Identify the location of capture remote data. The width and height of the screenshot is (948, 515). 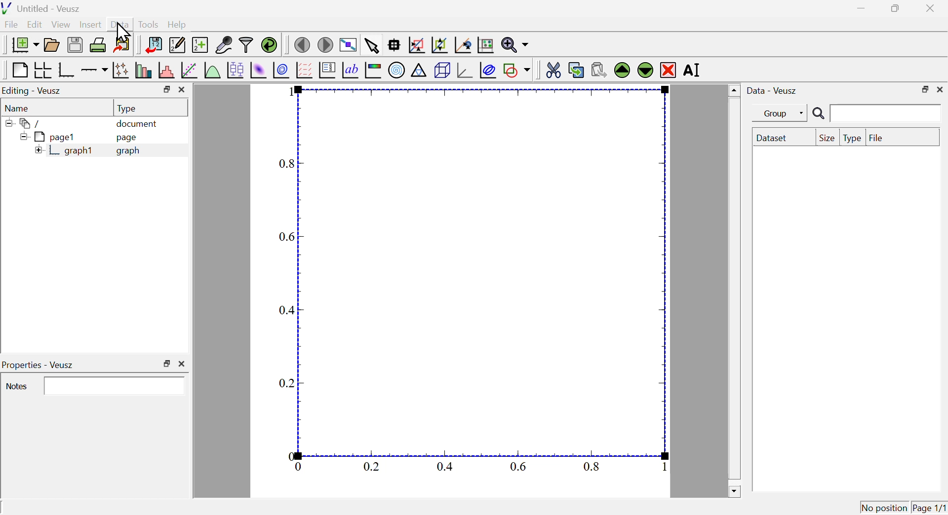
(223, 45).